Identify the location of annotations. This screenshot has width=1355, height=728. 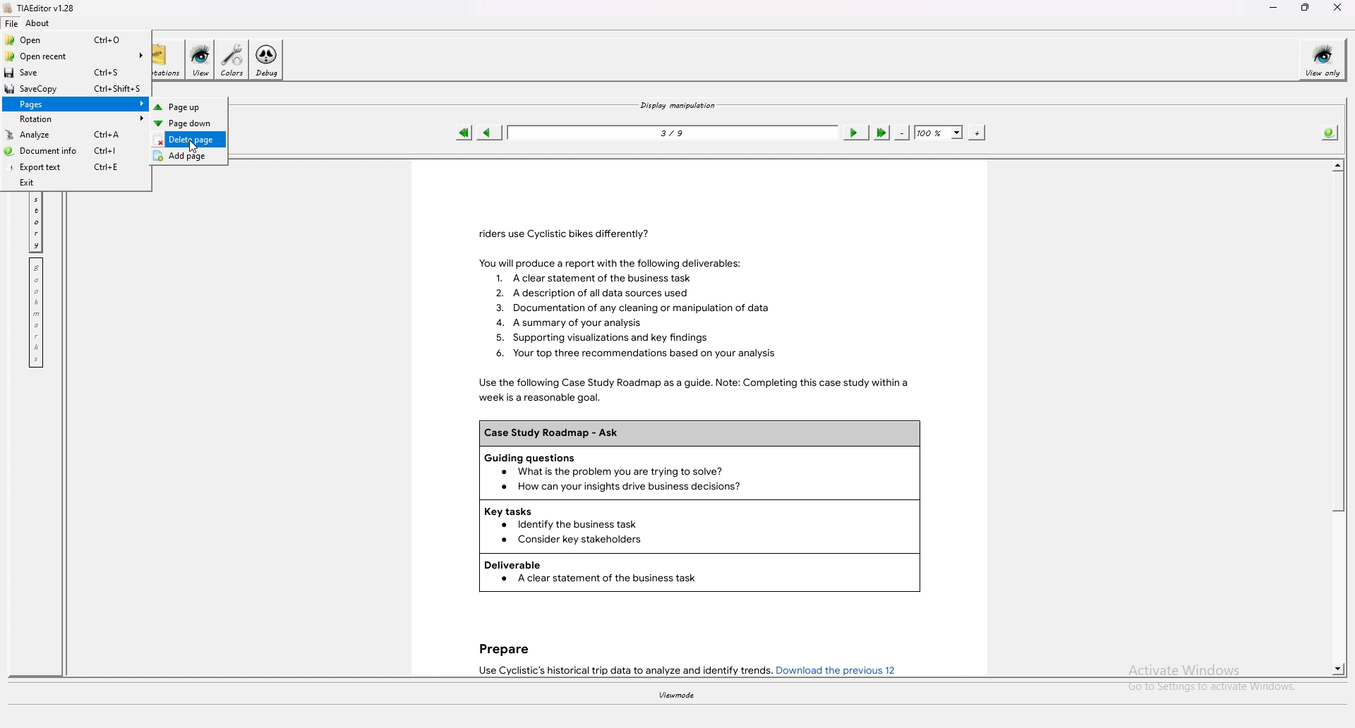
(168, 59).